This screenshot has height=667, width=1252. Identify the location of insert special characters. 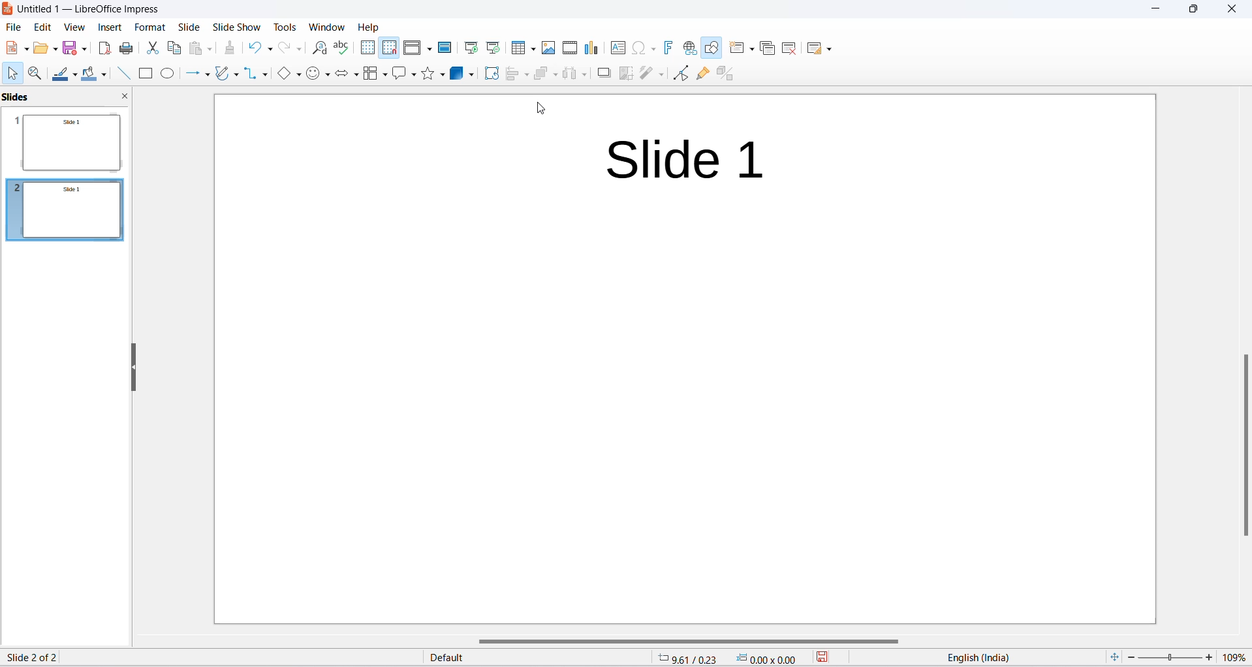
(644, 47).